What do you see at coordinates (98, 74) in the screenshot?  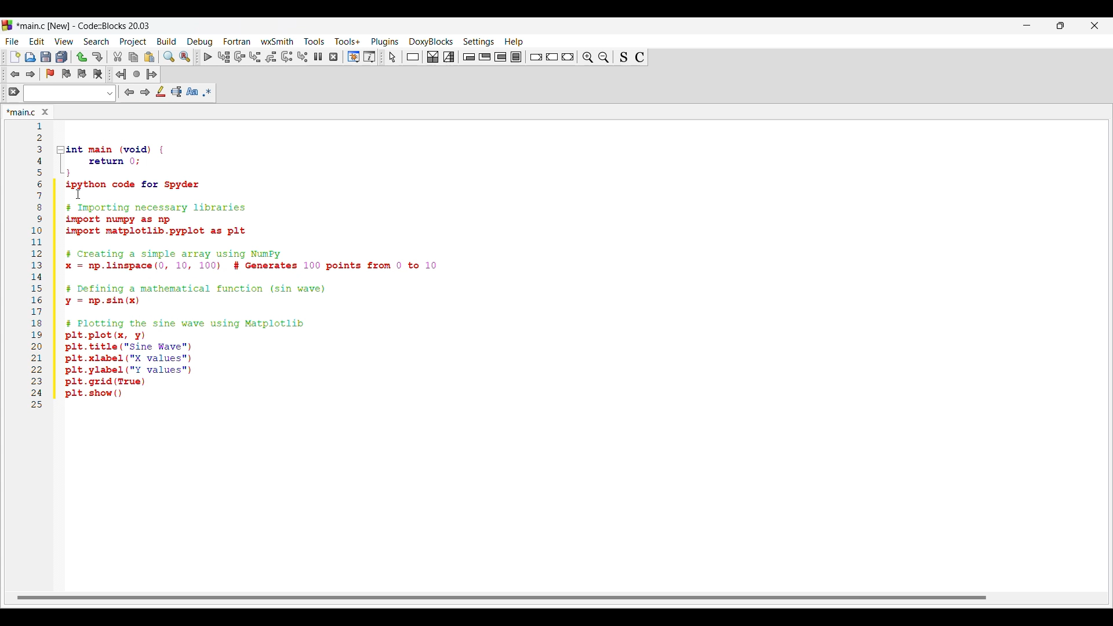 I see `Clear bookmarks` at bounding box center [98, 74].